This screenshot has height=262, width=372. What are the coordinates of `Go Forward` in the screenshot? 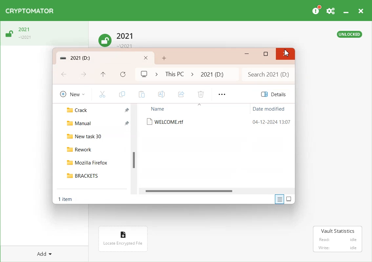 It's located at (84, 75).